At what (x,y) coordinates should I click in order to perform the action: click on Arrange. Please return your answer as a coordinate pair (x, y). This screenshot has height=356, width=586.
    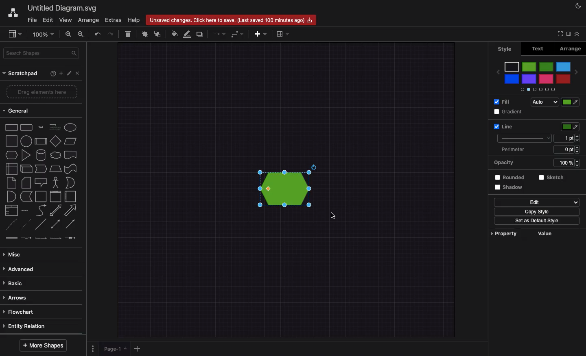
    Looking at the image, I should click on (570, 48).